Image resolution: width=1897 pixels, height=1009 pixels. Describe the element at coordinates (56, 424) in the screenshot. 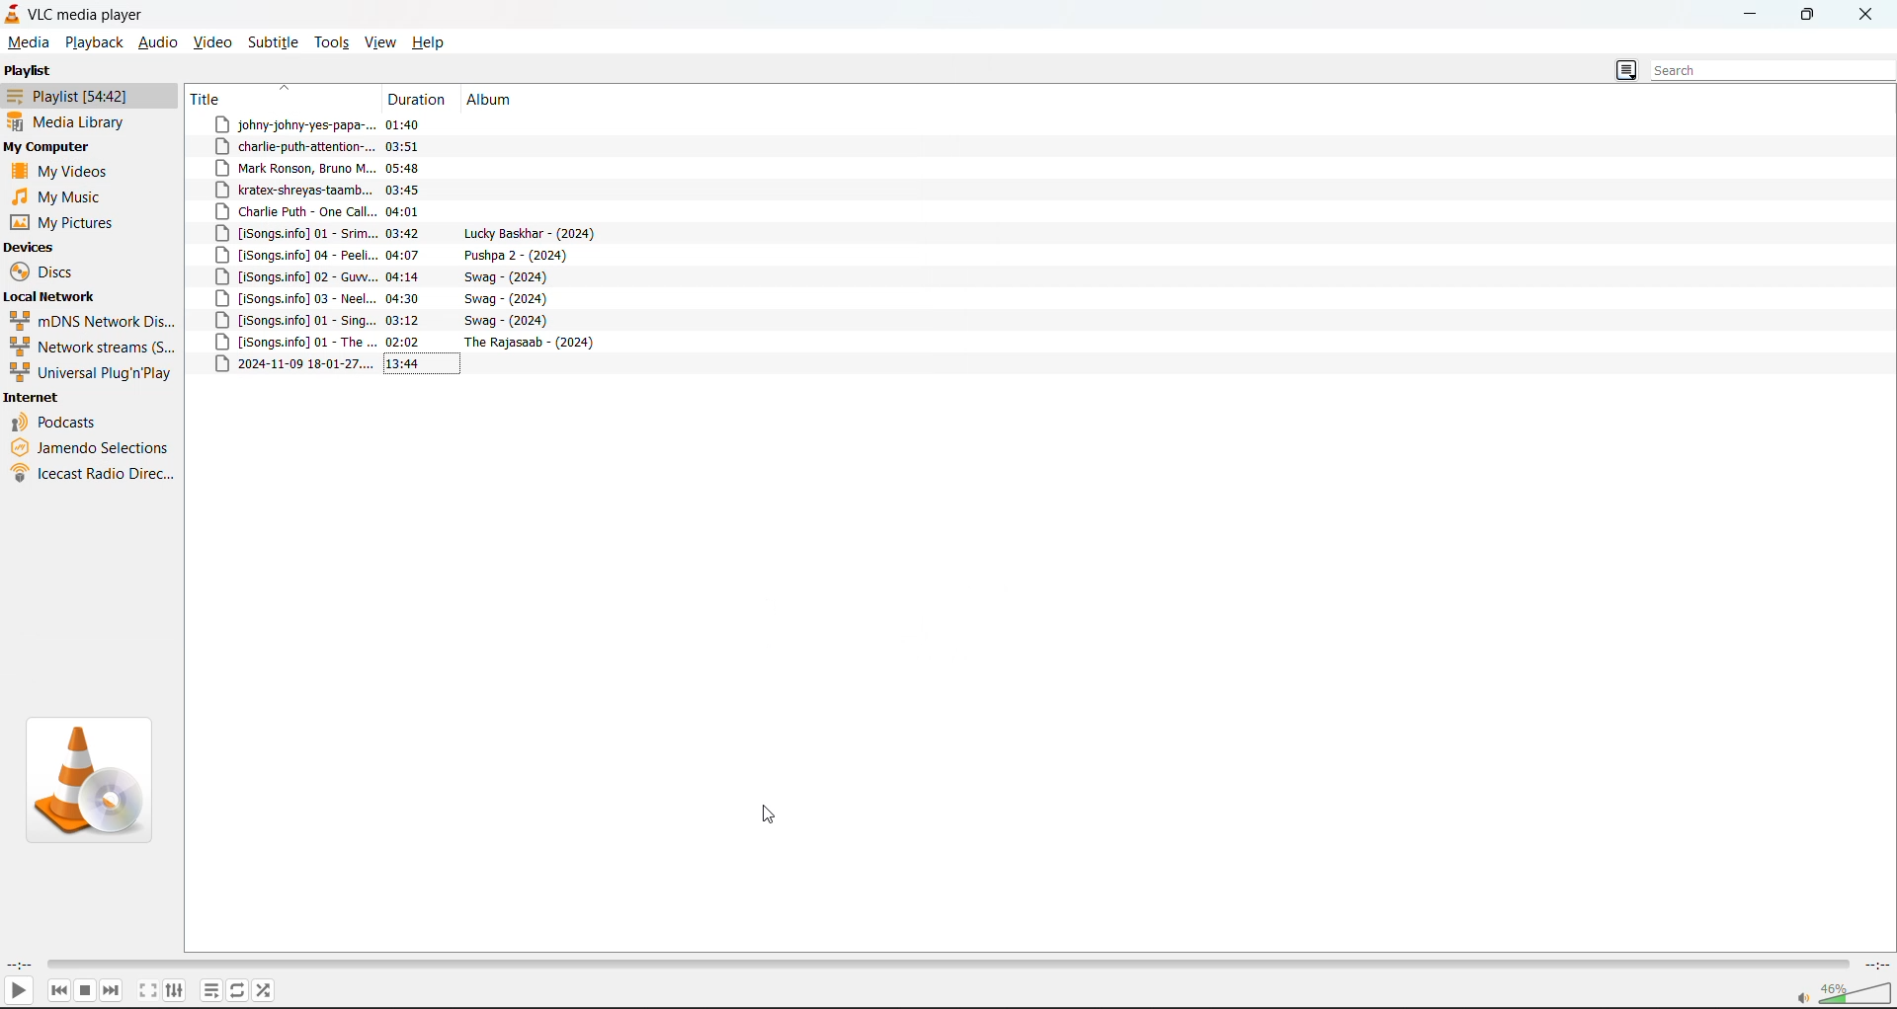

I see `podcasts` at that location.